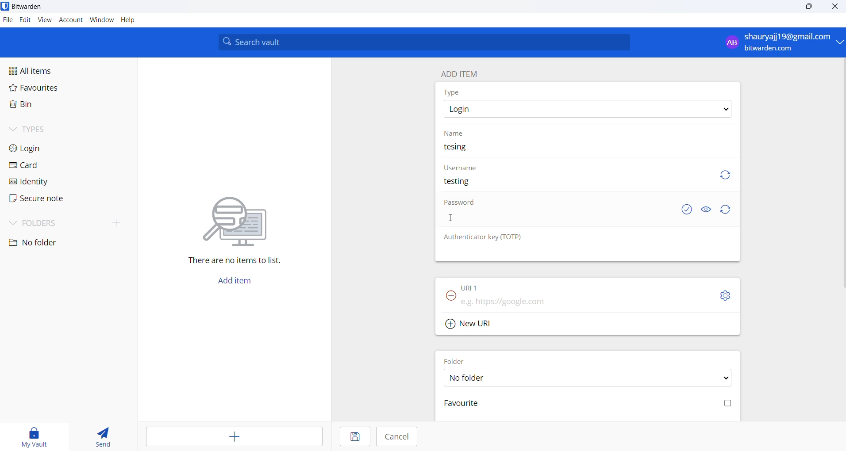  Describe the element at coordinates (454, 134) in the screenshot. I see `name heading` at that location.